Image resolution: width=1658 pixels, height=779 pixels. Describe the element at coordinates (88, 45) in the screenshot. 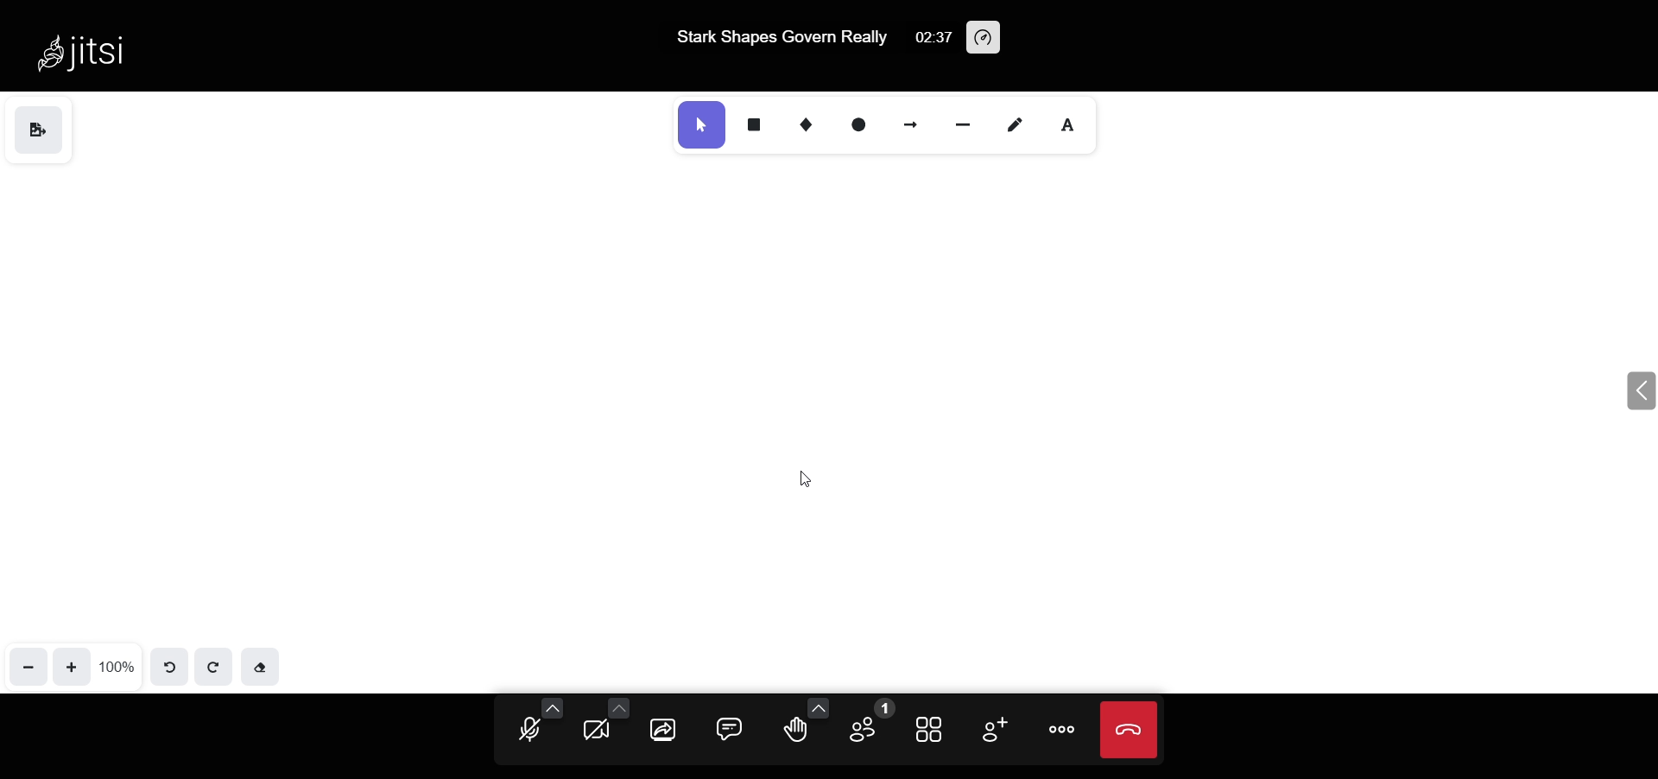

I see `Jitsi` at that location.